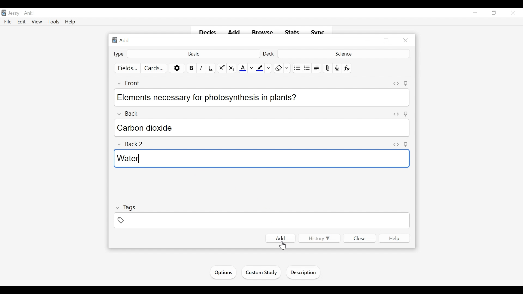  What do you see at coordinates (191, 68) in the screenshot?
I see `Bold` at bounding box center [191, 68].